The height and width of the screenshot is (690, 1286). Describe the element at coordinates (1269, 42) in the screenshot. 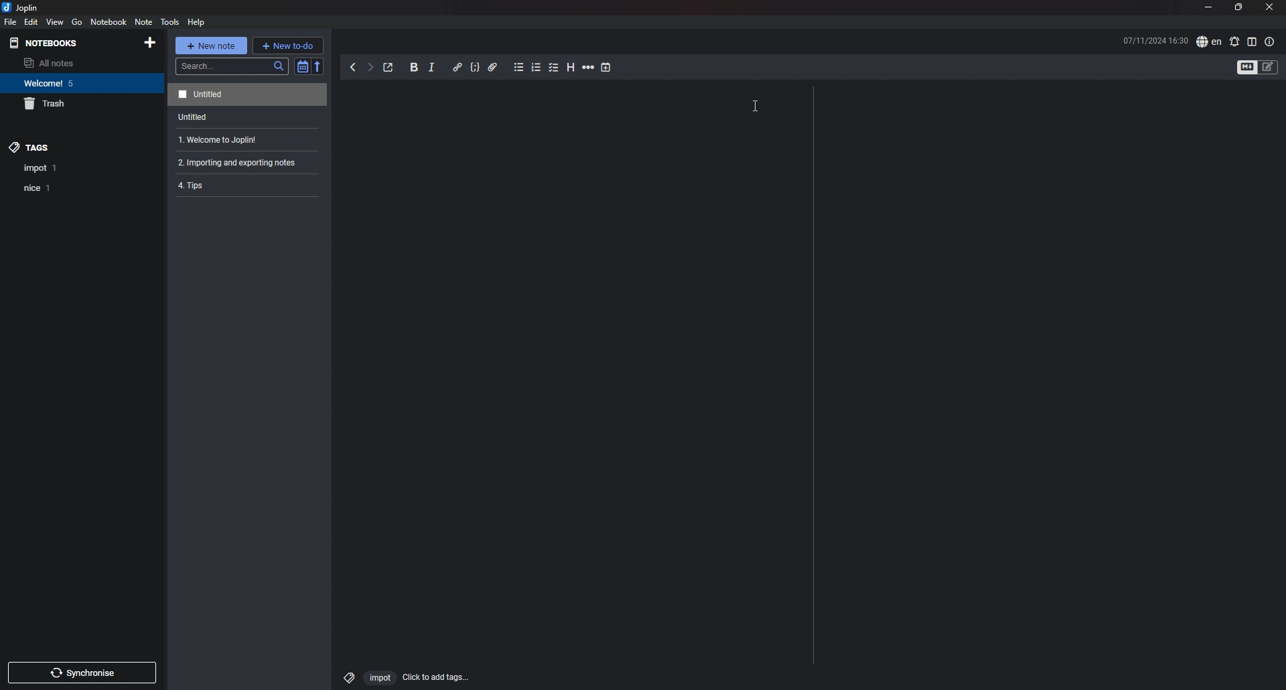

I see `note properties` at that location.